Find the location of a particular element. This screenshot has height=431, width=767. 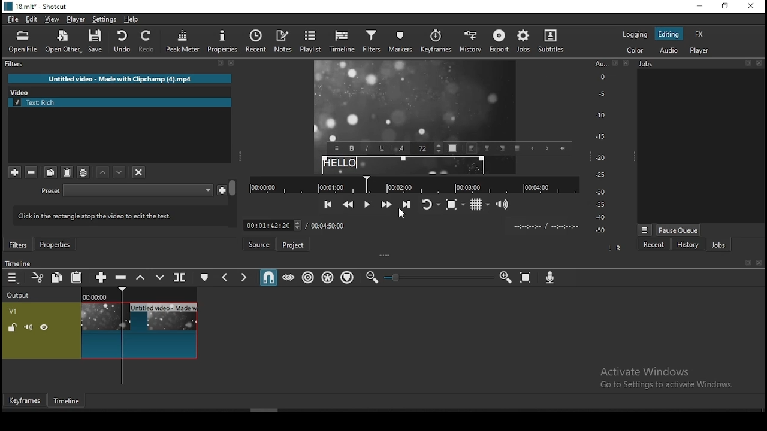

export is located at coordinates (498, 43).